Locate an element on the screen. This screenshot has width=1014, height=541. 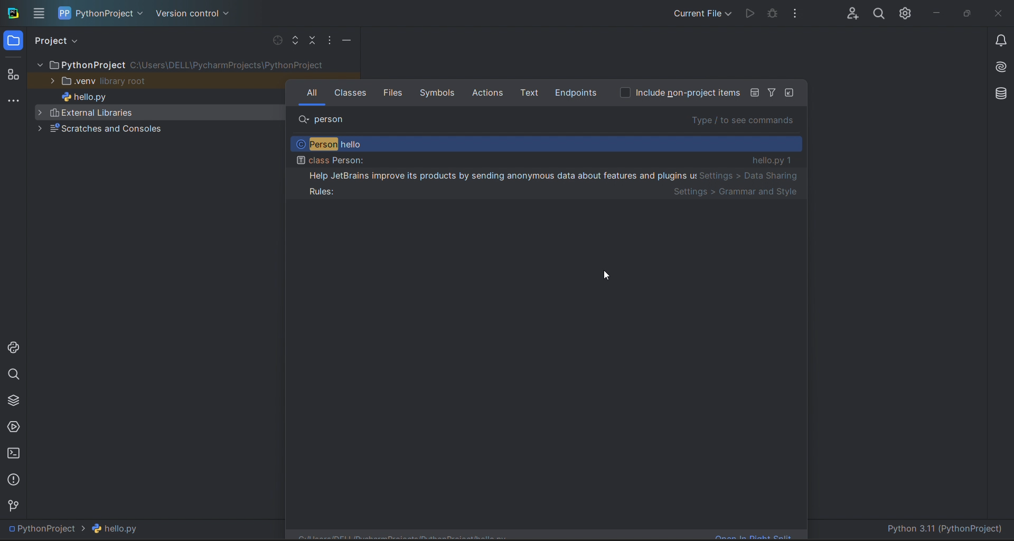
option is located at coordinates (679, 93).